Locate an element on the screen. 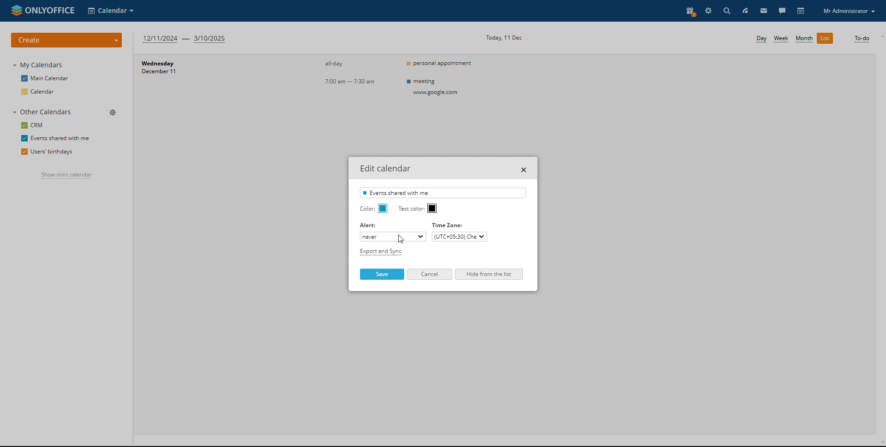 The height and width of the screenshot is (447, 886). crm is located at coordinates (33, 125).